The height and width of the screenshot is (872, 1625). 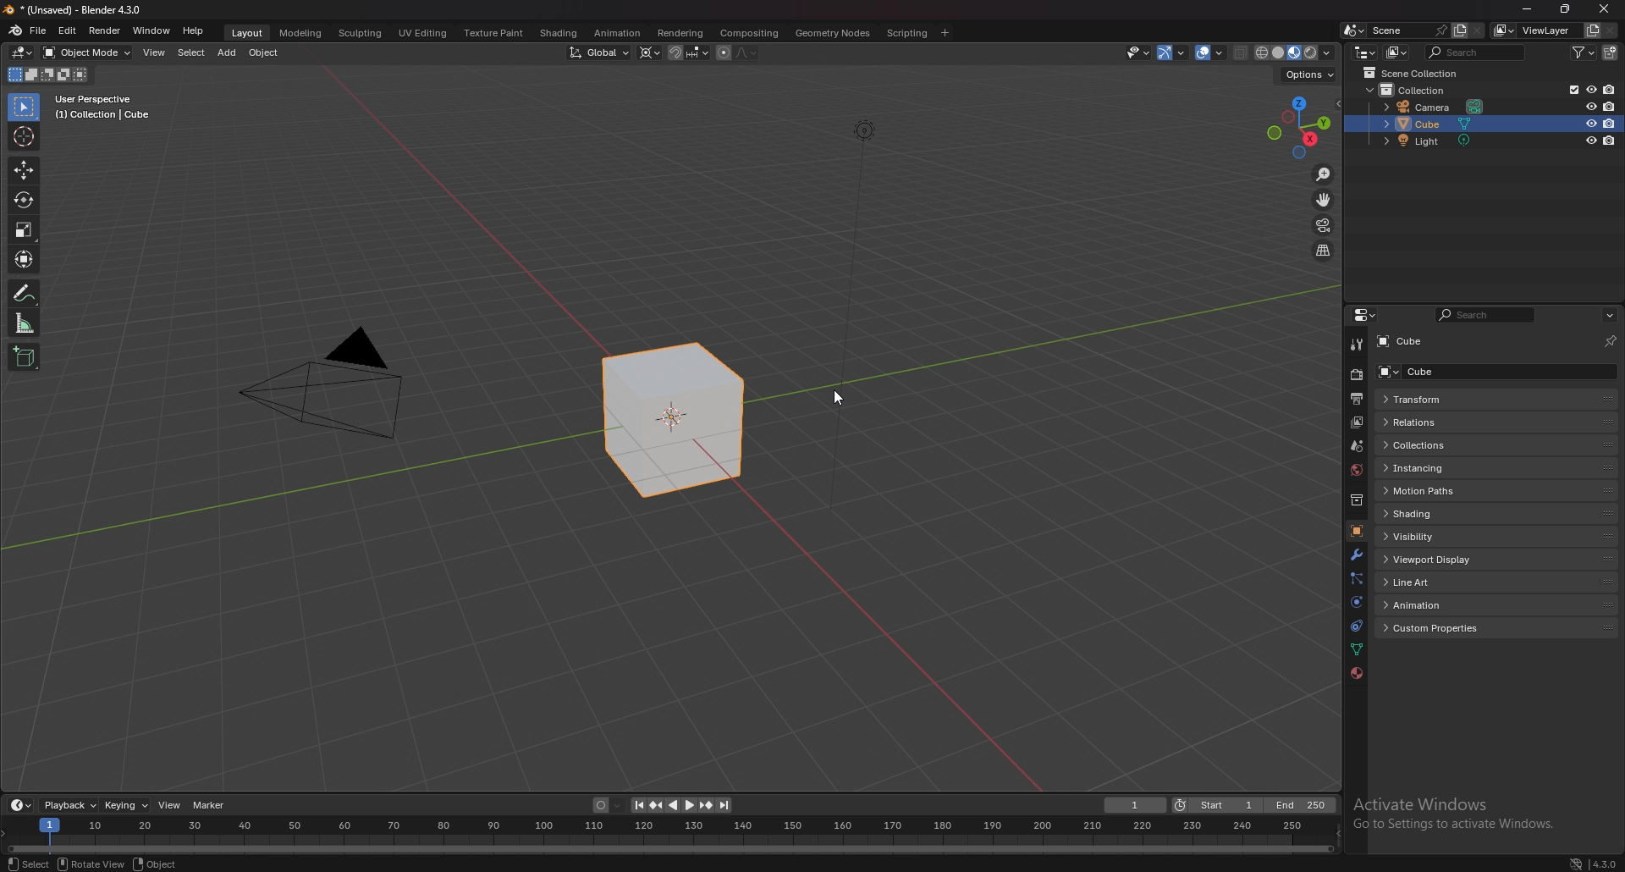 What do you see at coordinates (301, 32) in the screenshot?
I see `modeling` at bounding box center [301, 32].